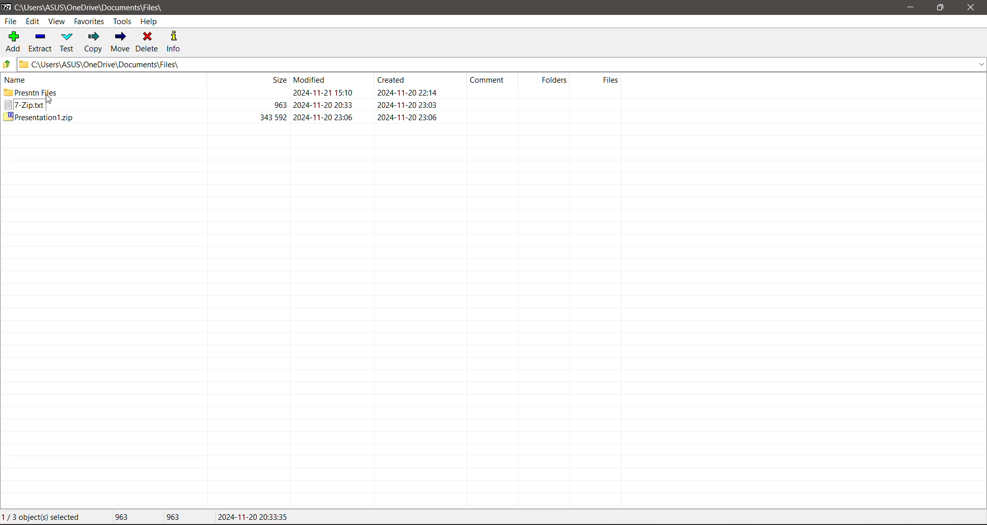 The image size is (987, 525). I want to click on Files, so click(609, 78).